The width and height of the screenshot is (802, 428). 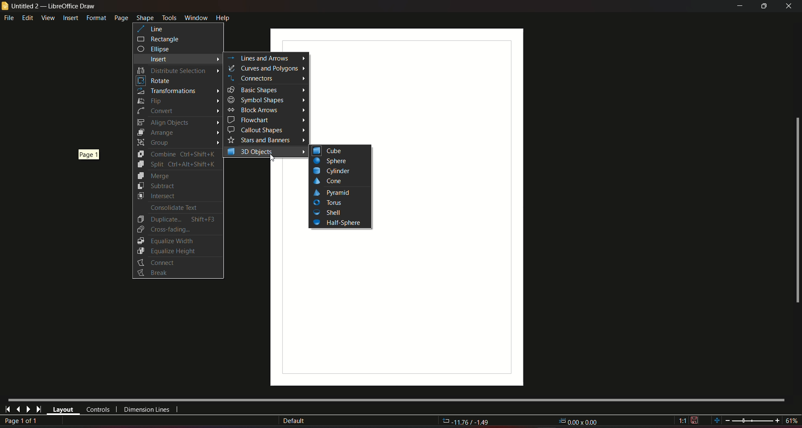 What do you see at coordinates (95, 18) in the screenshot?
I see `format` at bounding box center [95, 18].